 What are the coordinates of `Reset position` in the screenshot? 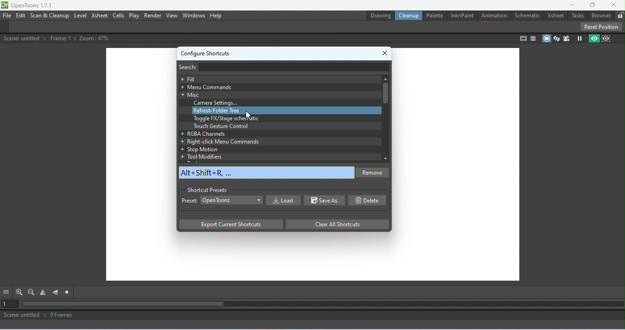 It's located at (601, 26).